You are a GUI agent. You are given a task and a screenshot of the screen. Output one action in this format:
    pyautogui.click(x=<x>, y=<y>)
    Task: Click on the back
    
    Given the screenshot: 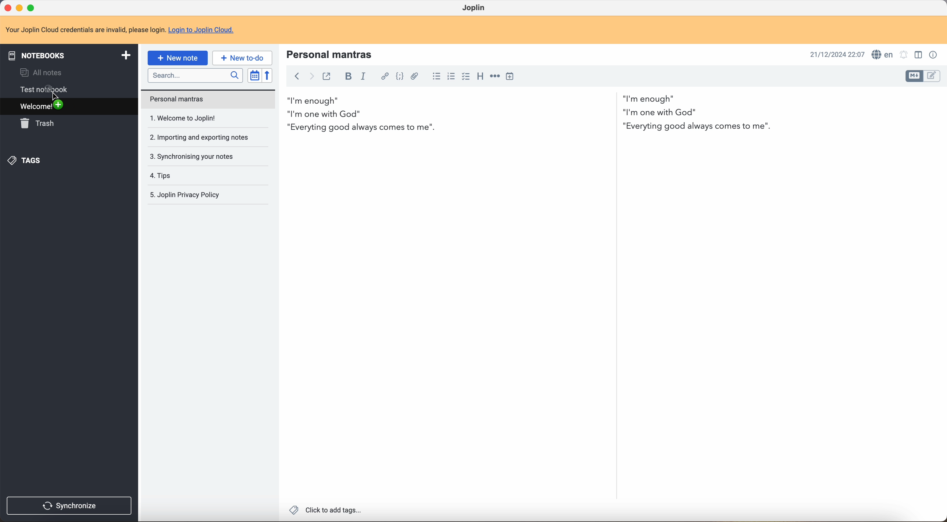 What is the action you would take?
    pyautogui.click(x=296, y=77)
    